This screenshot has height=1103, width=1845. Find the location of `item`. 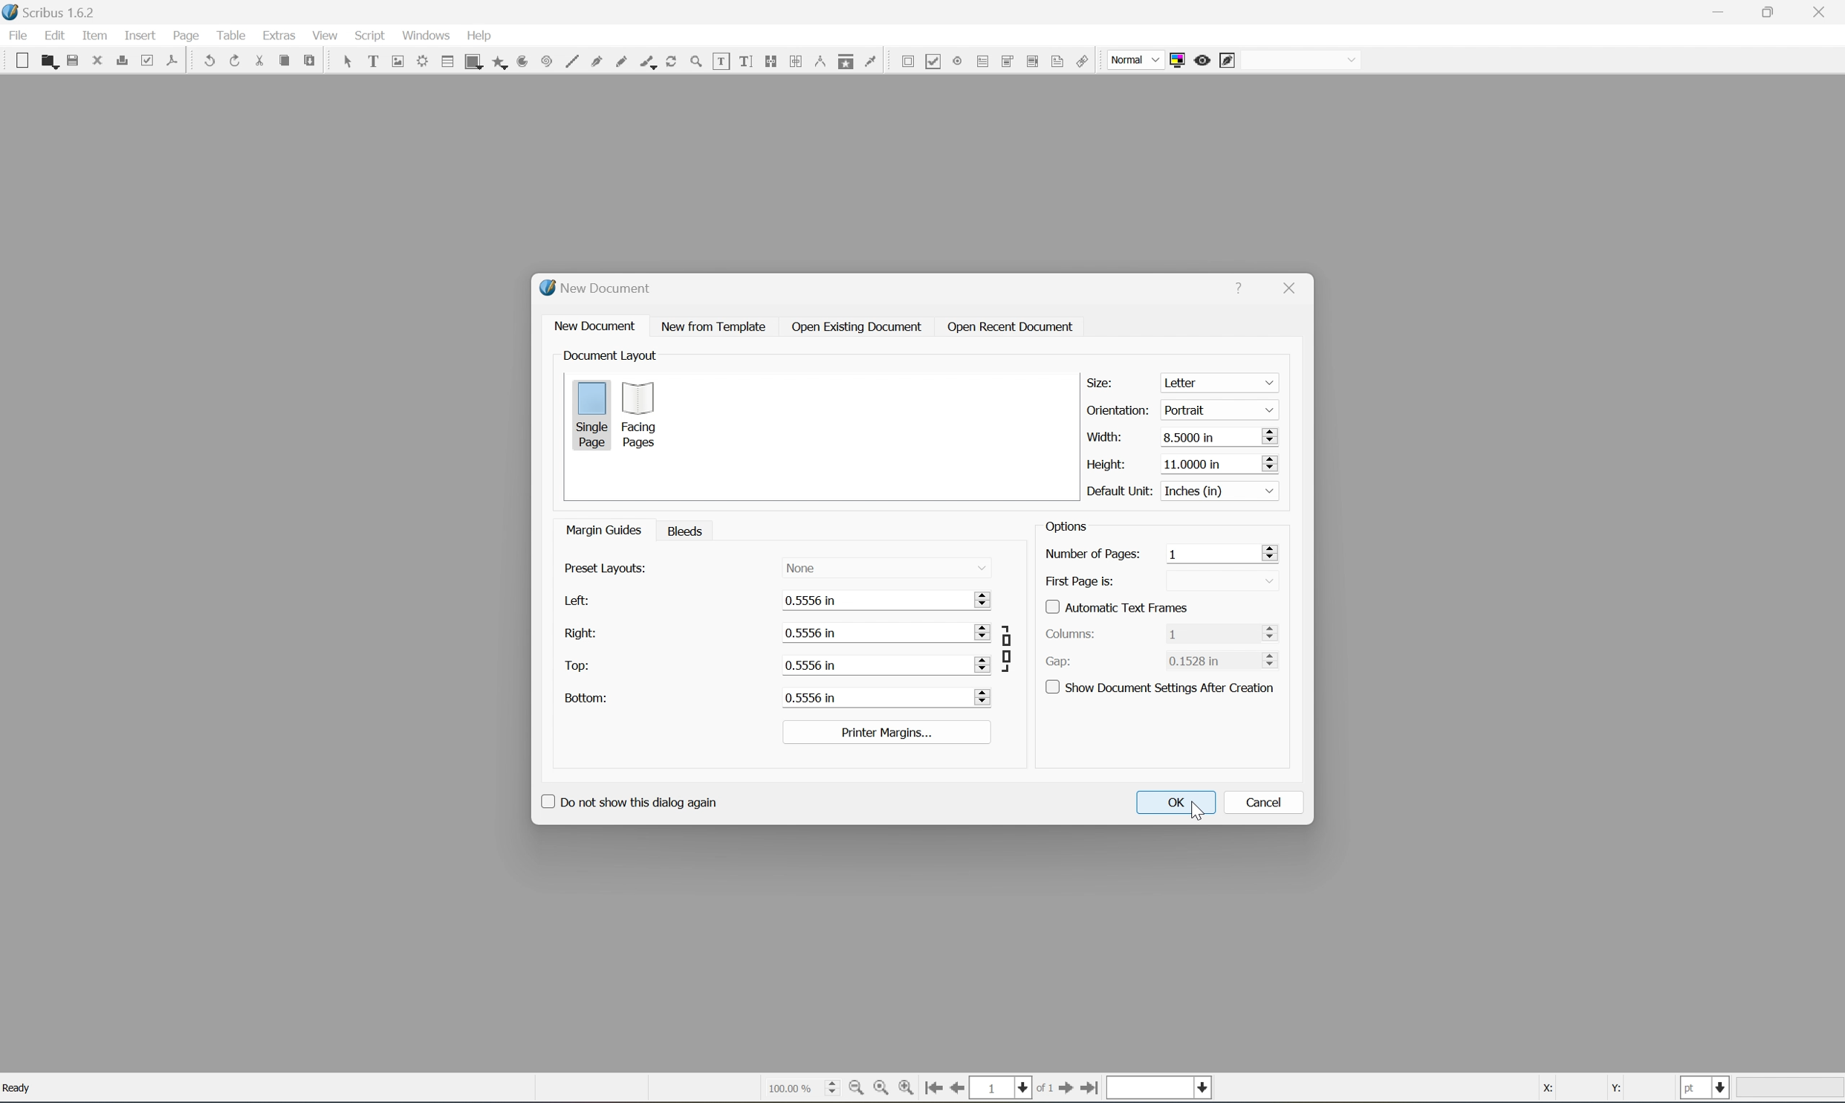

item is located at coordinates (97, 34).